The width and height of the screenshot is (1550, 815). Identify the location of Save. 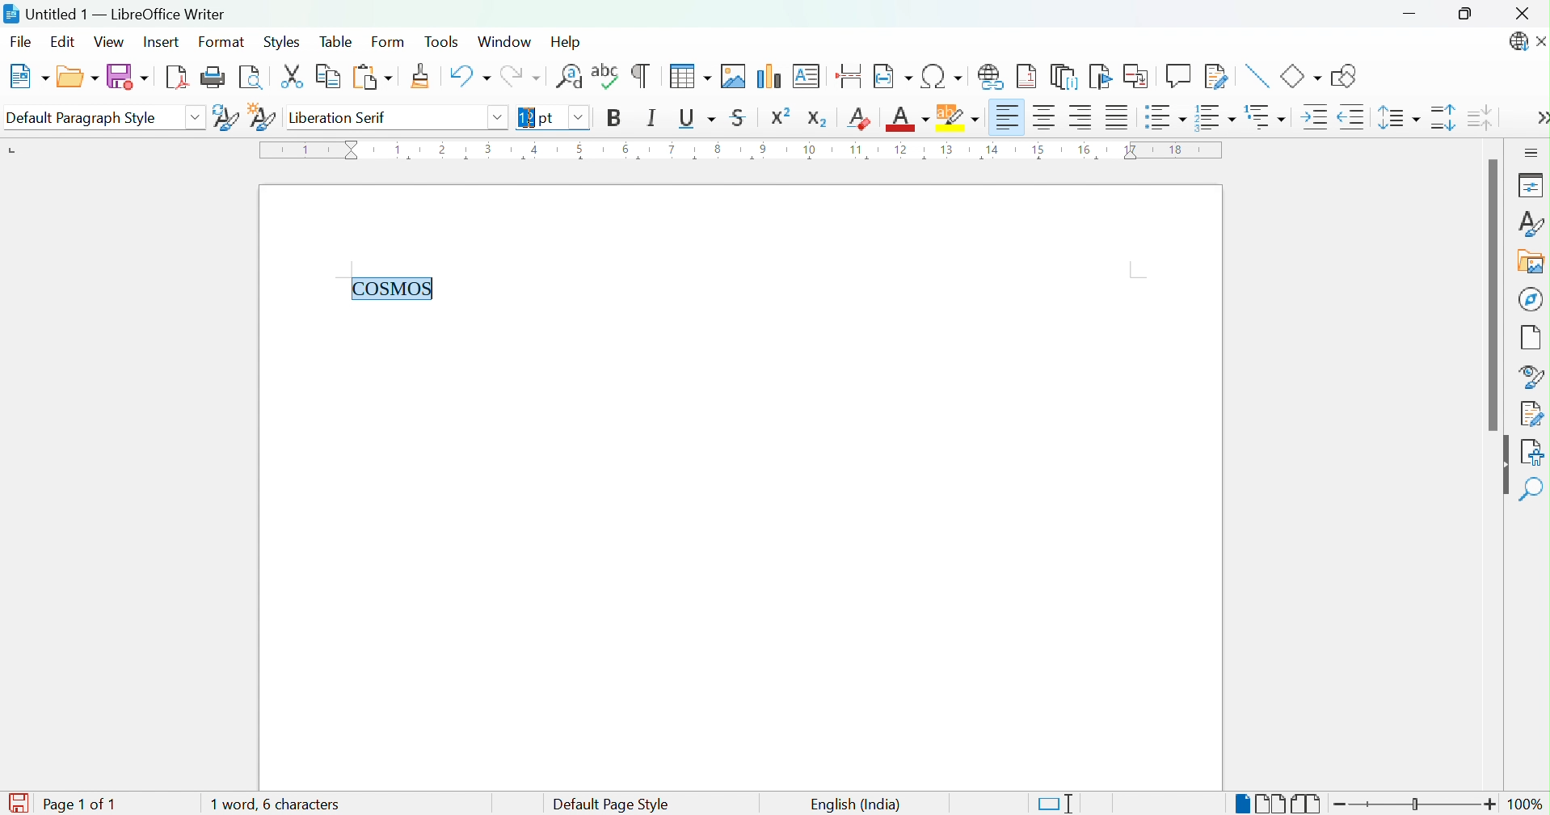
(21, 796).